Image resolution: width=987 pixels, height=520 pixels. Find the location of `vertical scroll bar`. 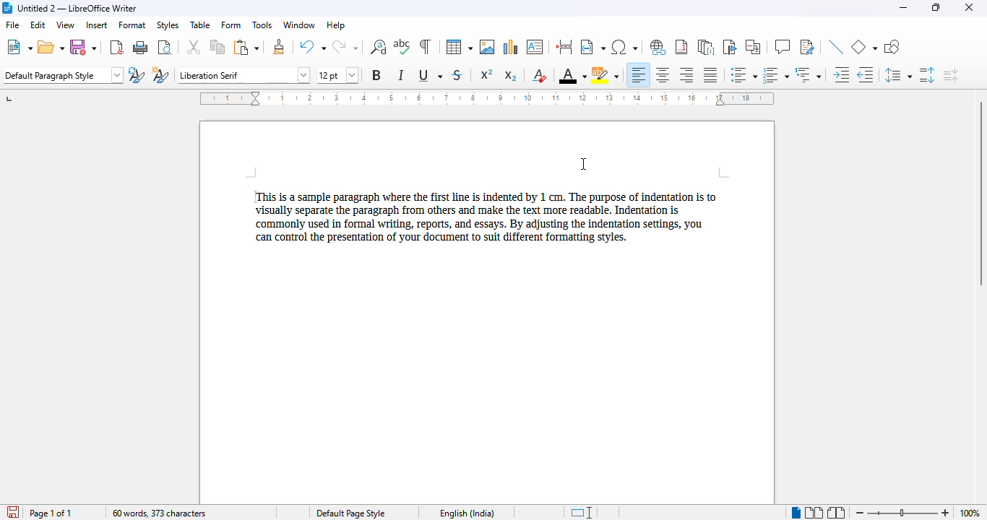

vertical scroll bar is located at coordinates (980, 193).